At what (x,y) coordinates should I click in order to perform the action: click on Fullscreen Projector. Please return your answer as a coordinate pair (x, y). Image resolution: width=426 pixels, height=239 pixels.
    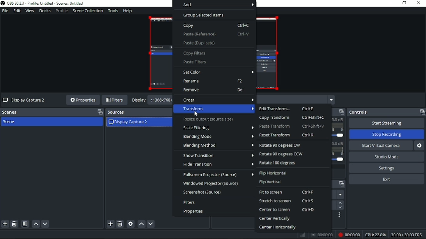
    Looking at the image, I should click on (218, 174).